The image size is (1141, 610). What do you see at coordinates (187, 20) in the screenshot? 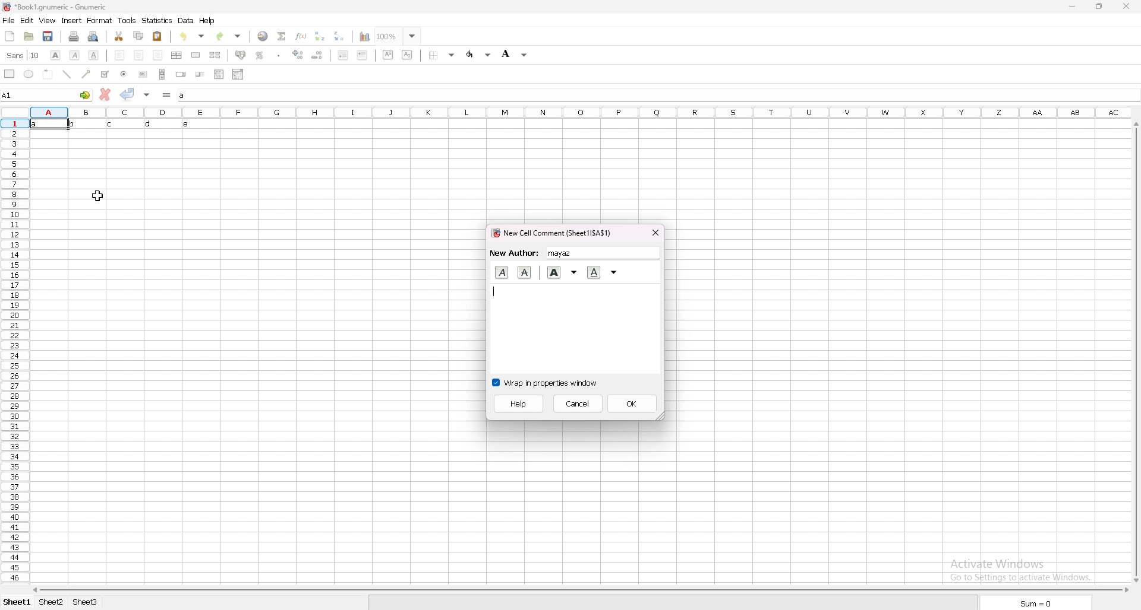
I see `data` at bounding box center [187, 20].